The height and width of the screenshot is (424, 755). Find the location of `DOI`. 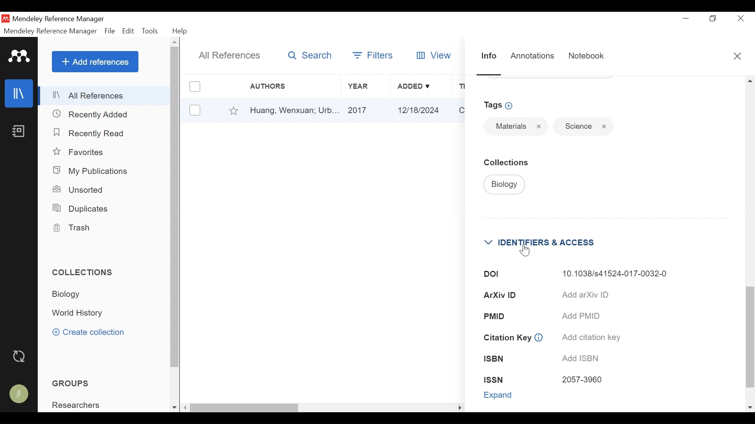

DOI is located at coordinates (491, 274).